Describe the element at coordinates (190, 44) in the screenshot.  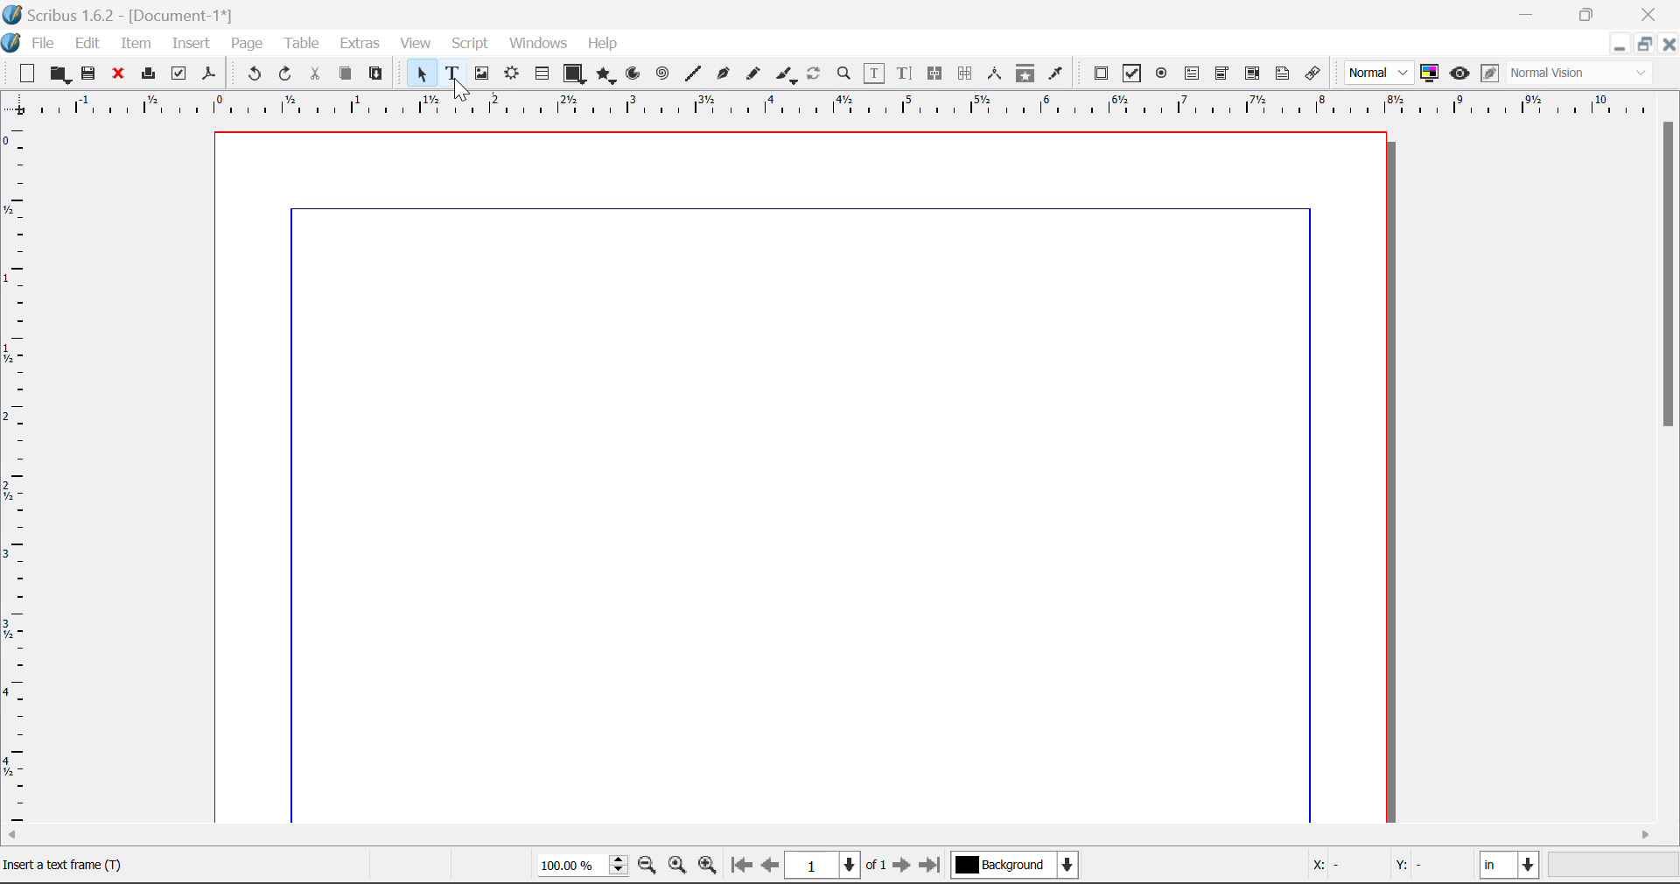
I see `Insert` at that location.